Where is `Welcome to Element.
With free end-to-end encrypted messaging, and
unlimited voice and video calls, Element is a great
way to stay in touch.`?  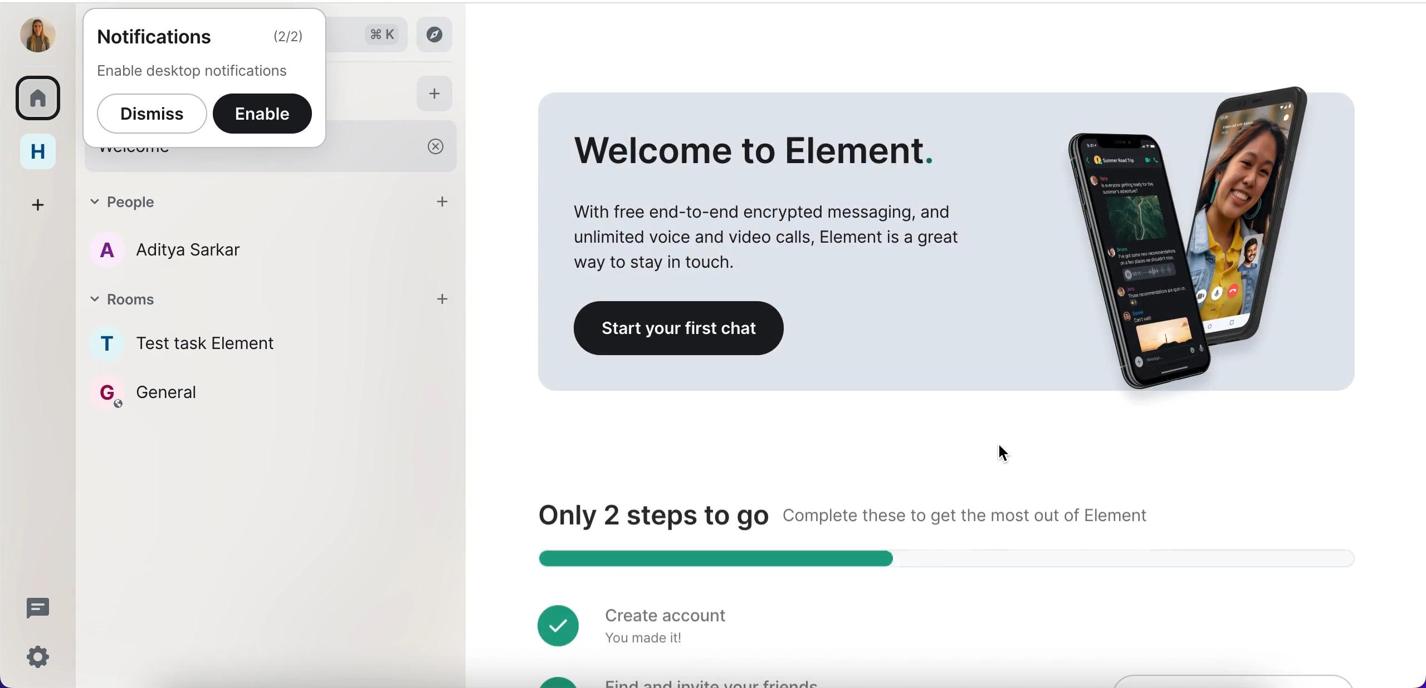
Welcome to Element.
With free end-to-end encrypted messaging, and
unlimited voice and video calls, Element is a great
way to stay in touch. is located at coordinates (772, 202).